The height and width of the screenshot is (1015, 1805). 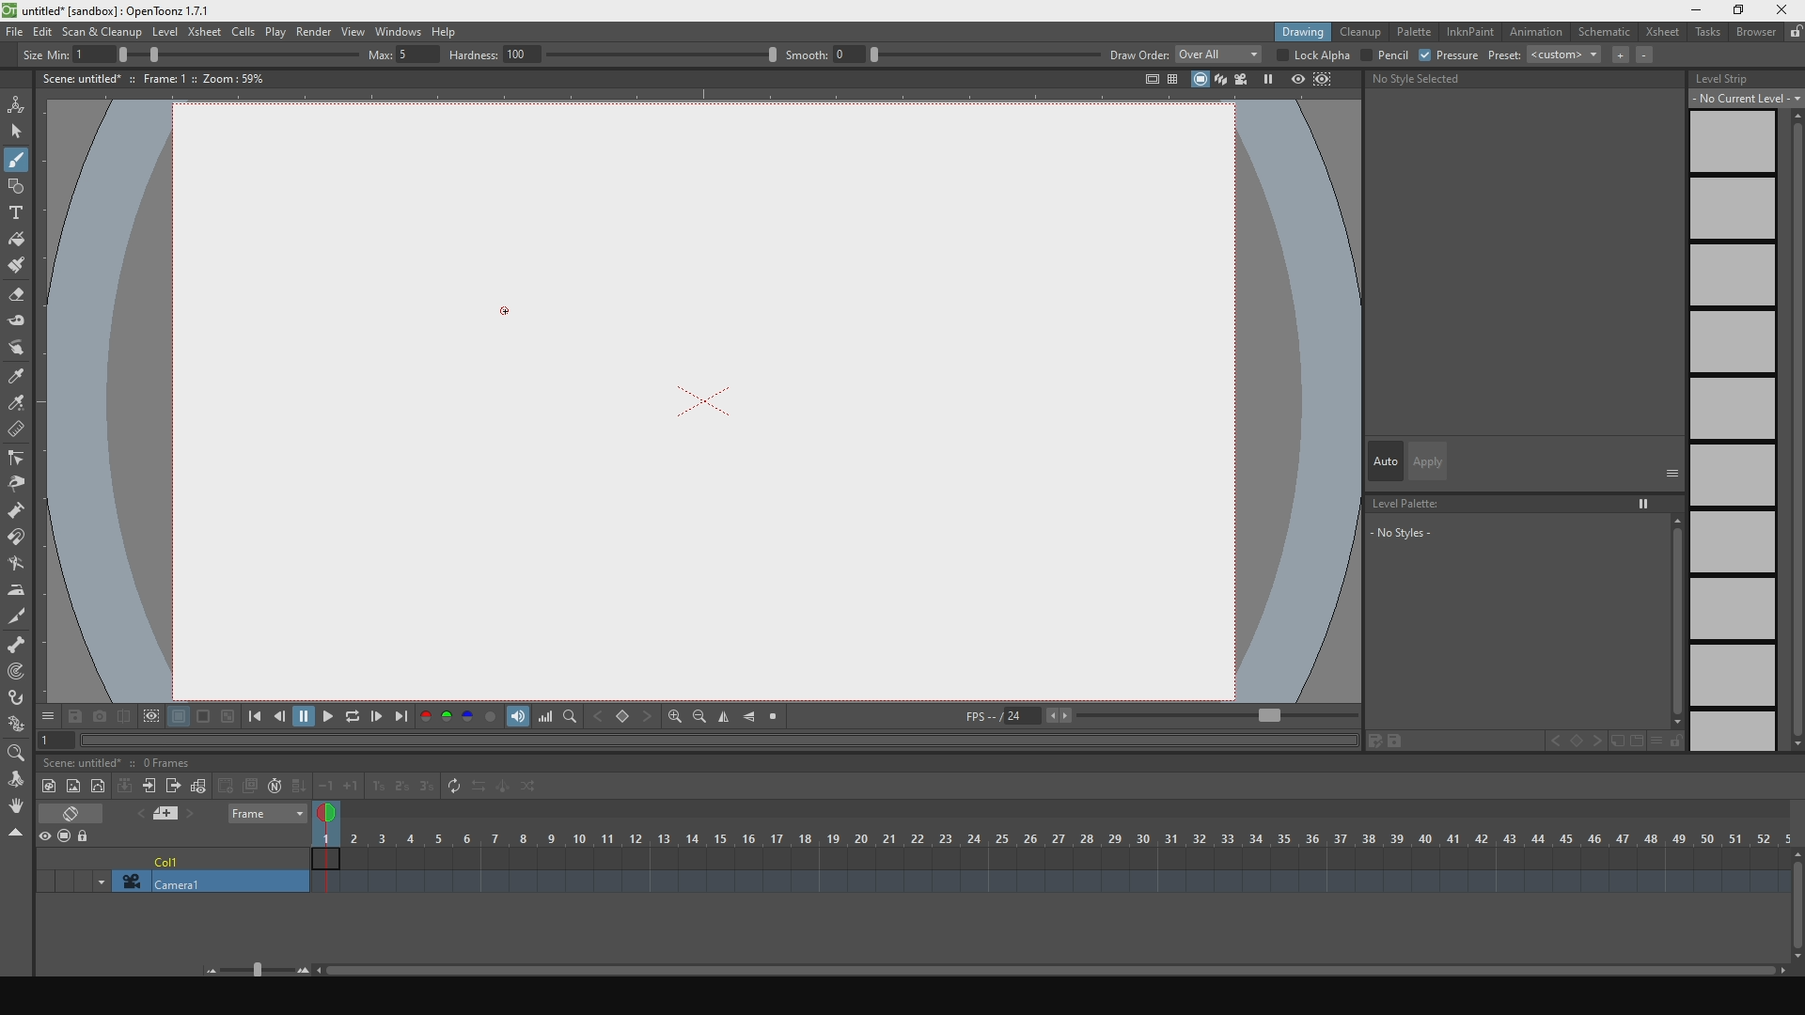 What do you see at coordinates (332, 718) in the screenshot?
I see `play` at bounding box center [332, 718].